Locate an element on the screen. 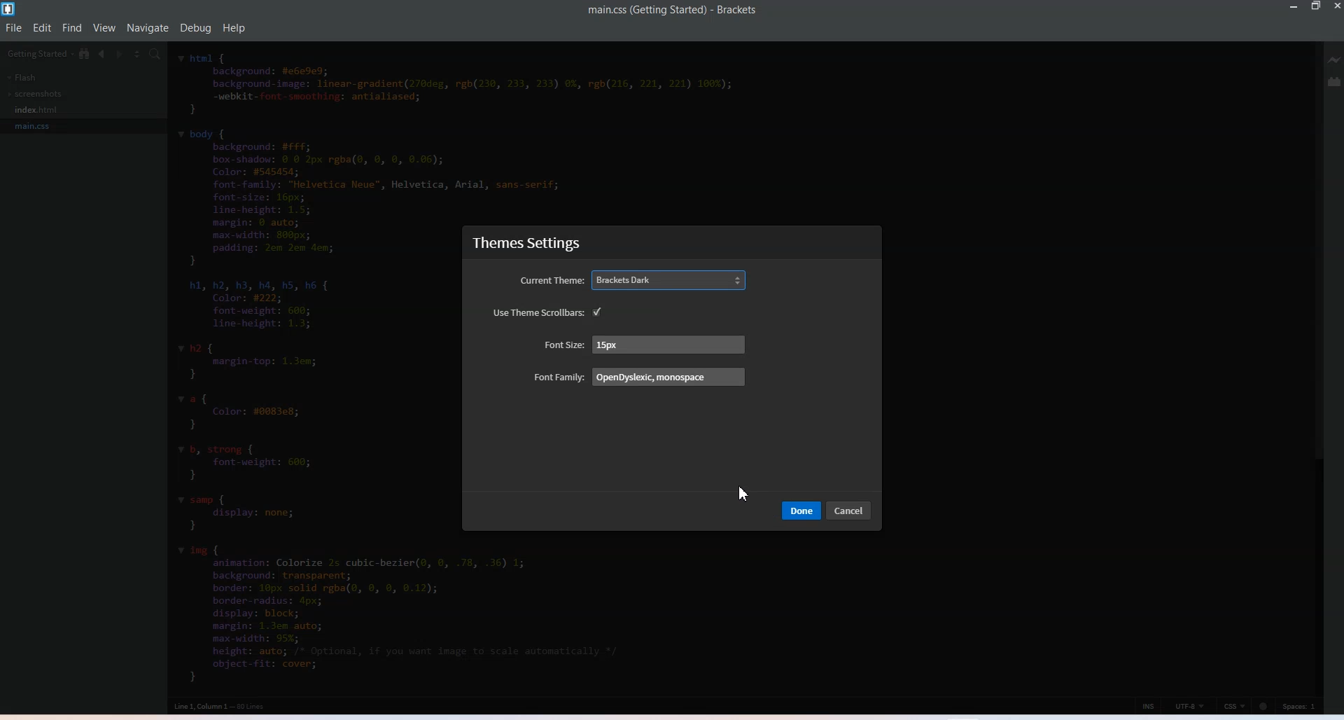 The width and height of the screenshot is (1344, 720). UTF-8 is located at coordinates (1191, 705).